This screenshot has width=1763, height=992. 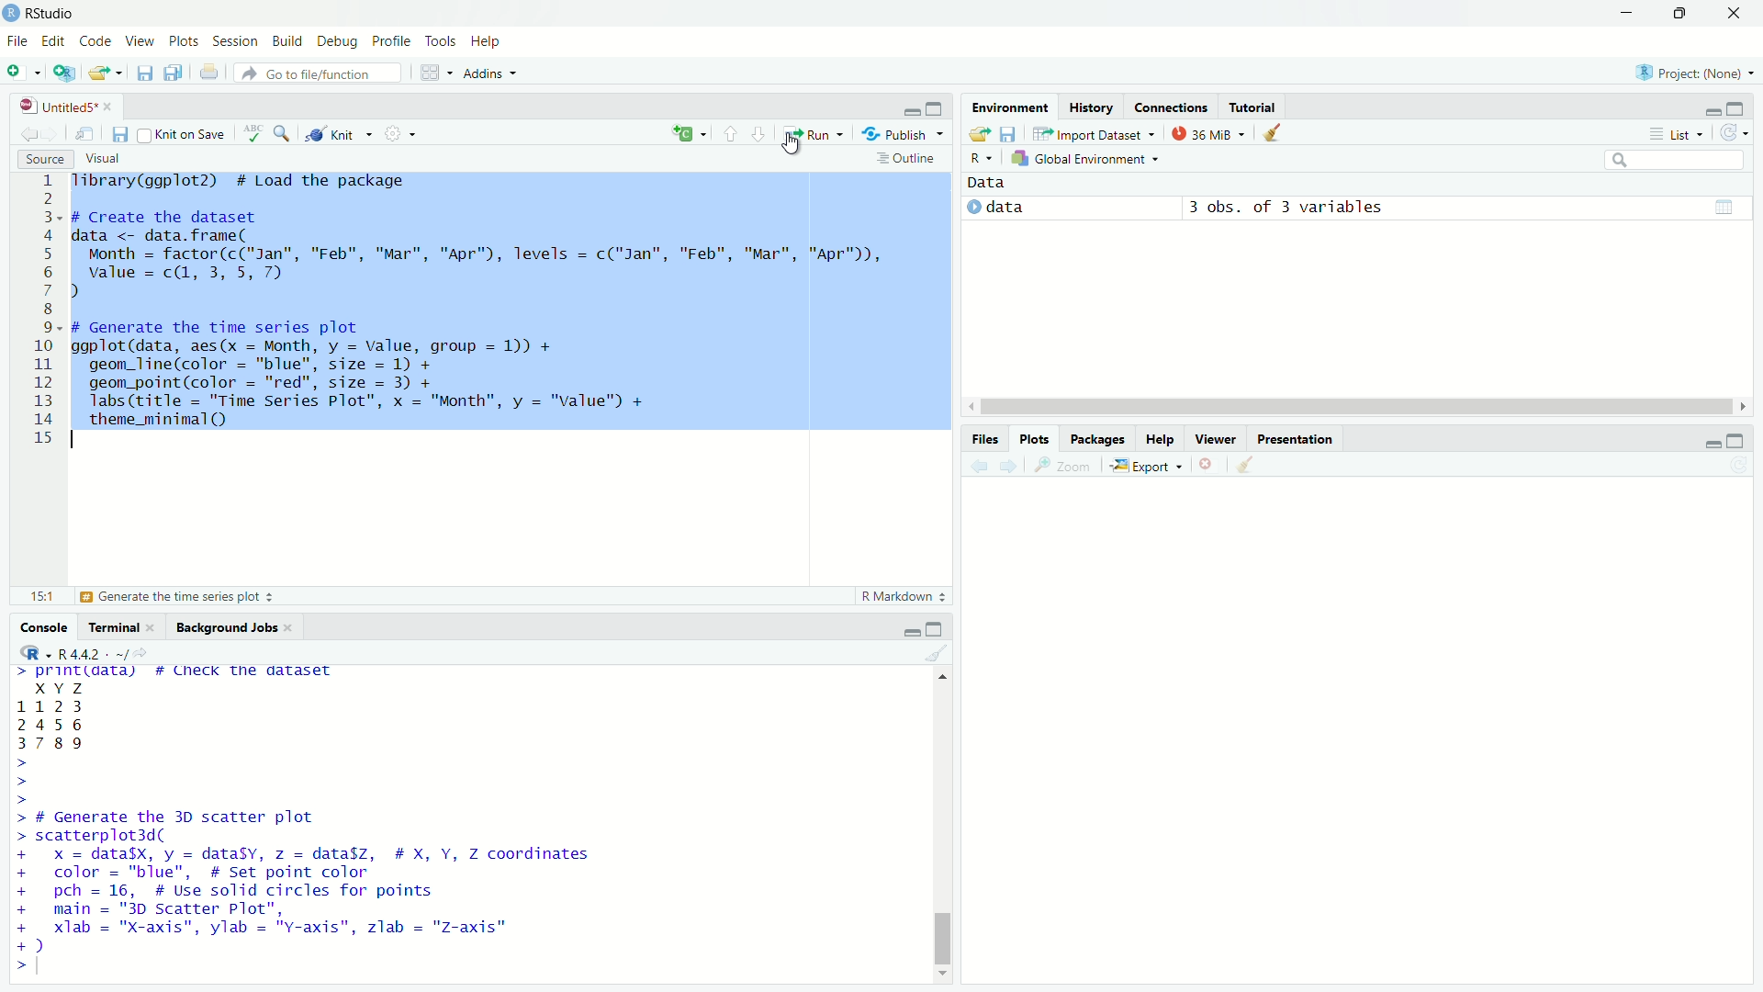 I want to click on save current document, so click(x=121, y=133).